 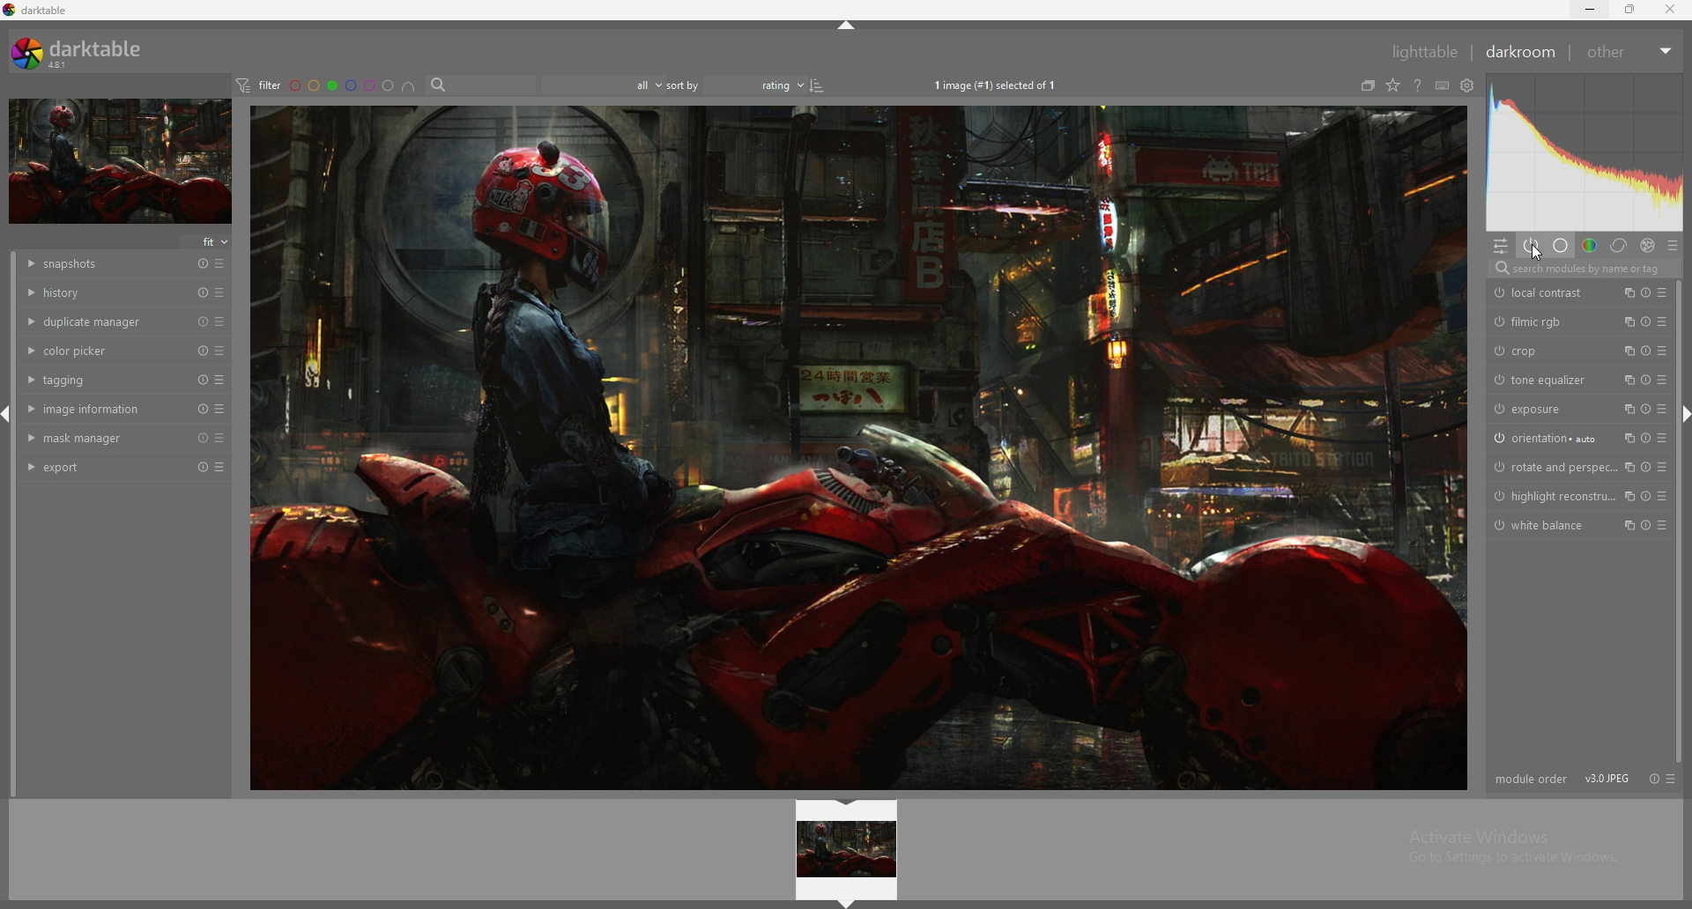 What do you see at coordinates (1643, 350) in the screenshot?
I see `reset` at bounding box center [1643, 350].